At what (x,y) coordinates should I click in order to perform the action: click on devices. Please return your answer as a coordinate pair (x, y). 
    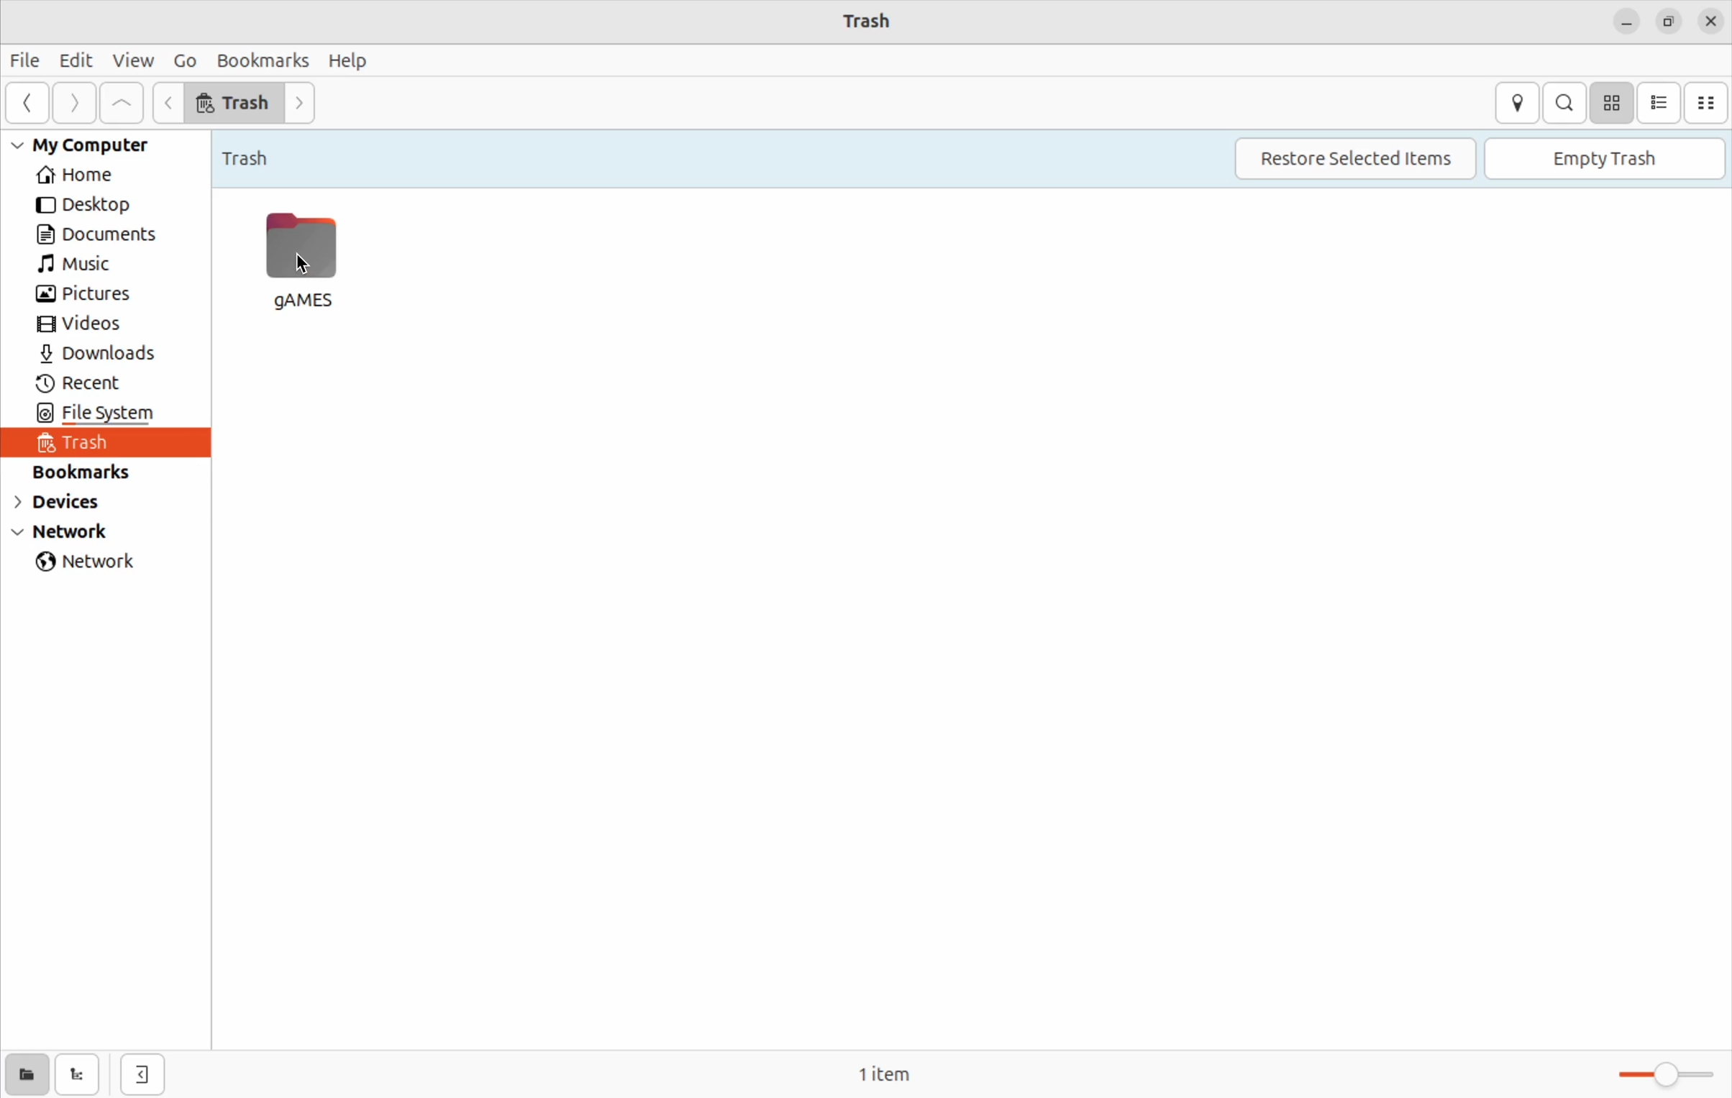
    Looking at the image, I should click on (73, 505).